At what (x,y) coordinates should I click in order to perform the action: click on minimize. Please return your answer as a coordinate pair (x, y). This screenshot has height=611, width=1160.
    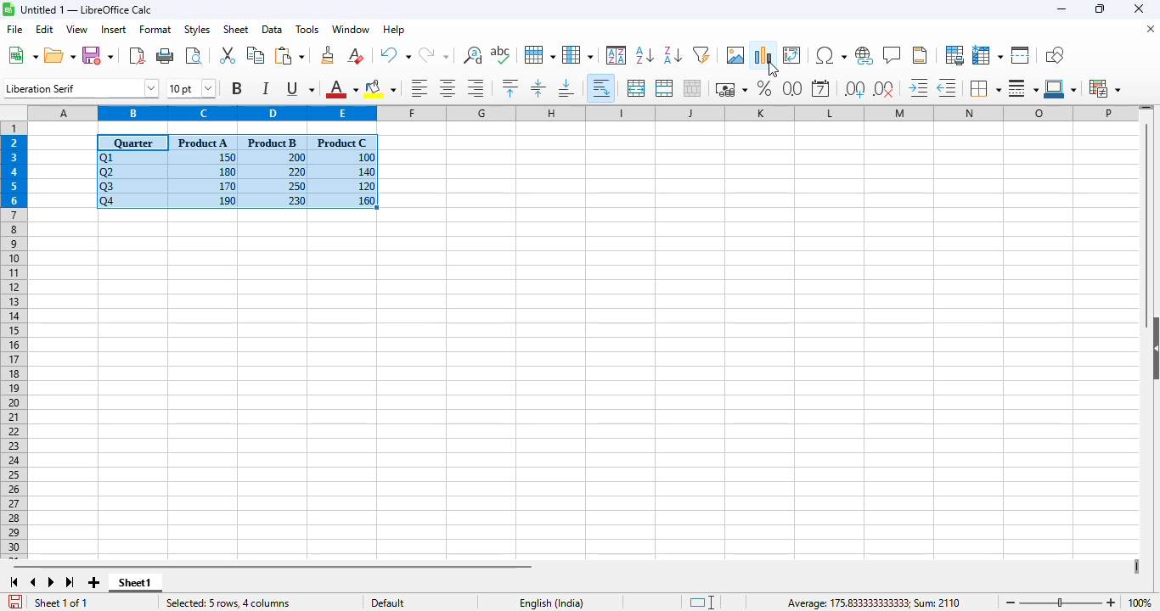
    Looking at the image, I should click on (1062, 10).